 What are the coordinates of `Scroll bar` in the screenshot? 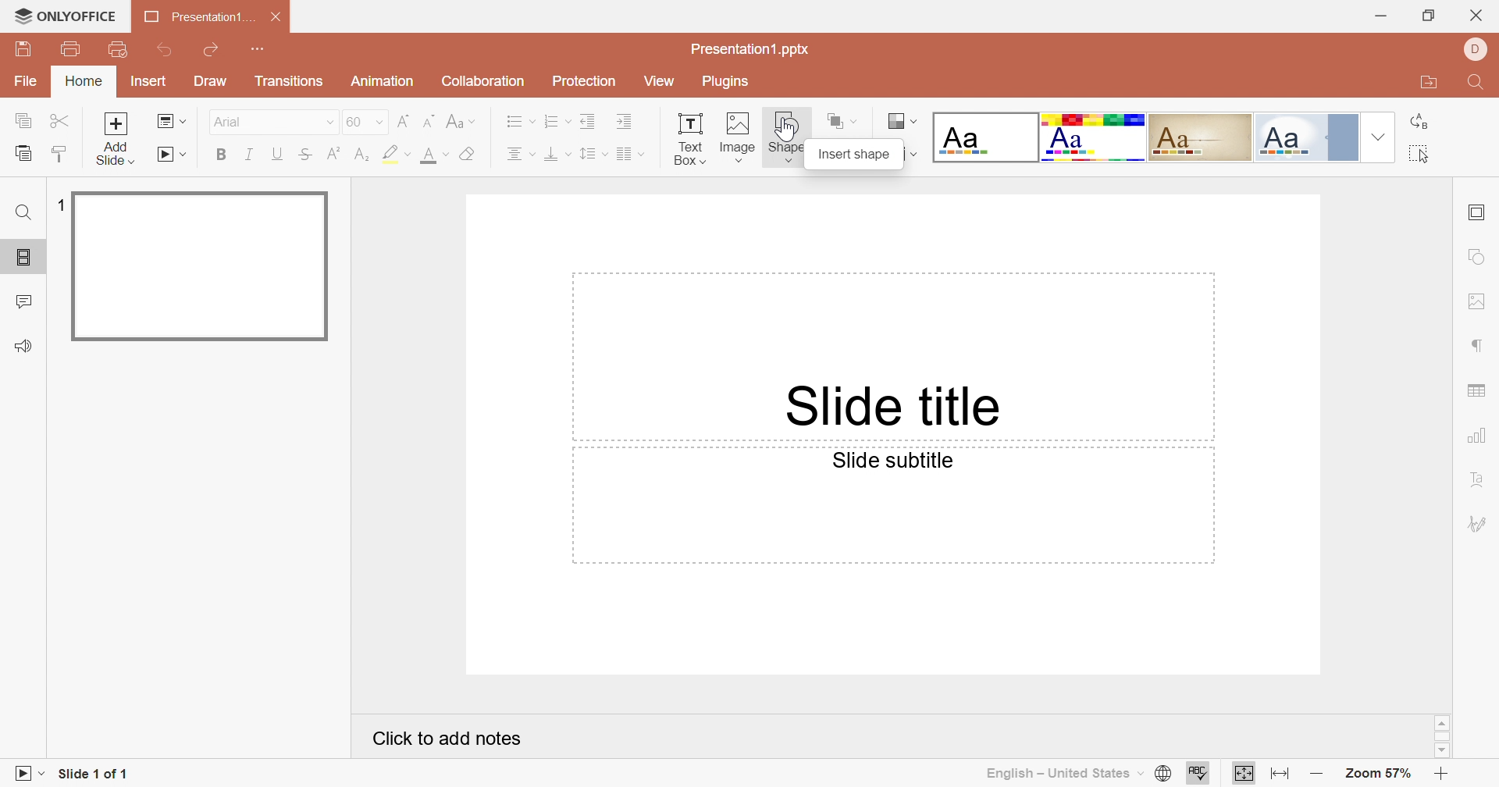 It's located at (1442, 737).